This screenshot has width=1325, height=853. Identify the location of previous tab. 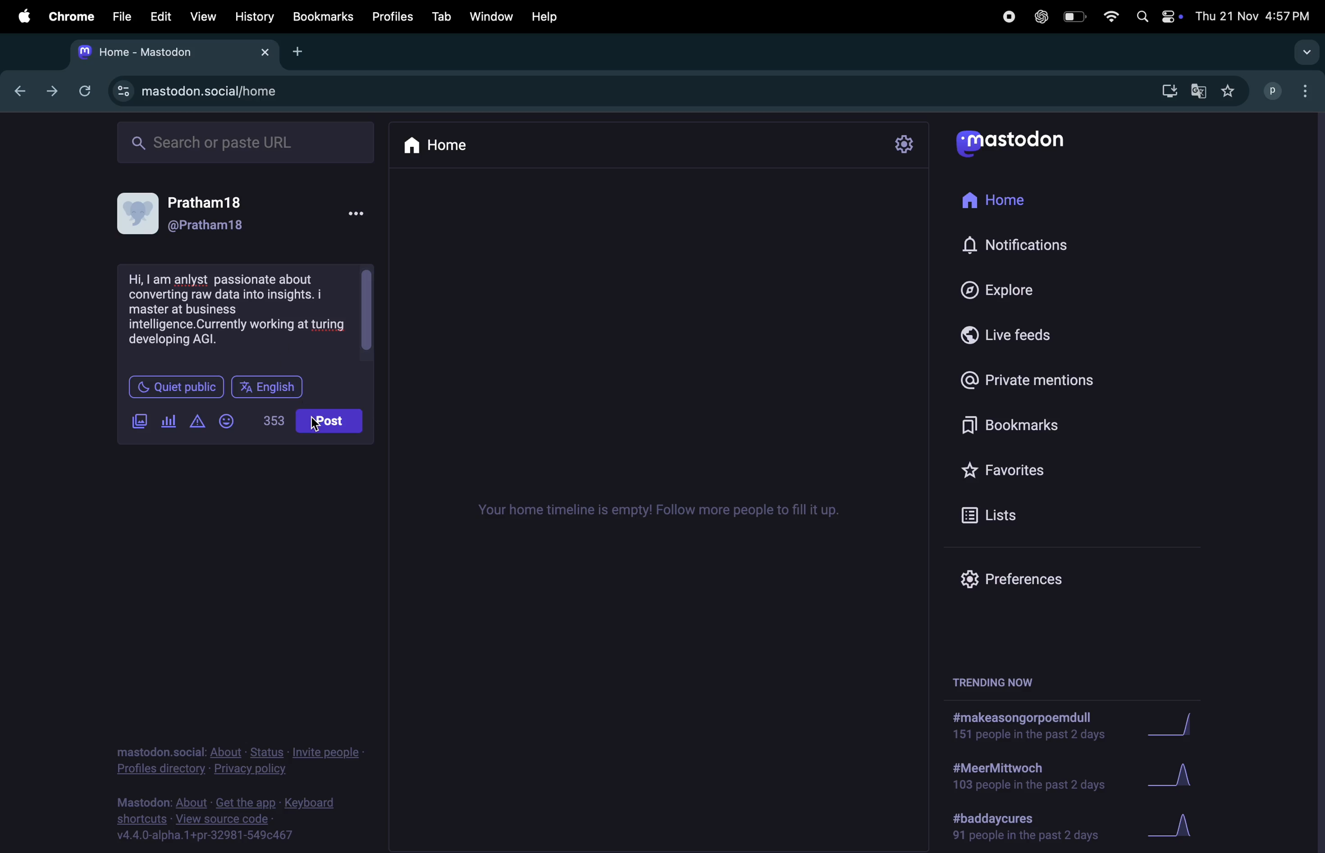
(23, 90).